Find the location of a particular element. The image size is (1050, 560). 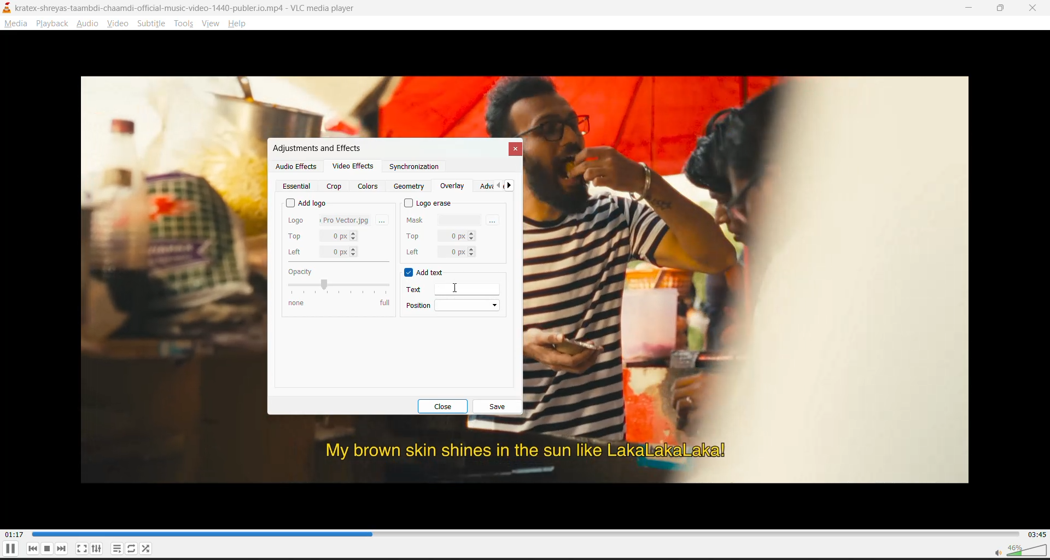

video is located at coordinates (120, 25).